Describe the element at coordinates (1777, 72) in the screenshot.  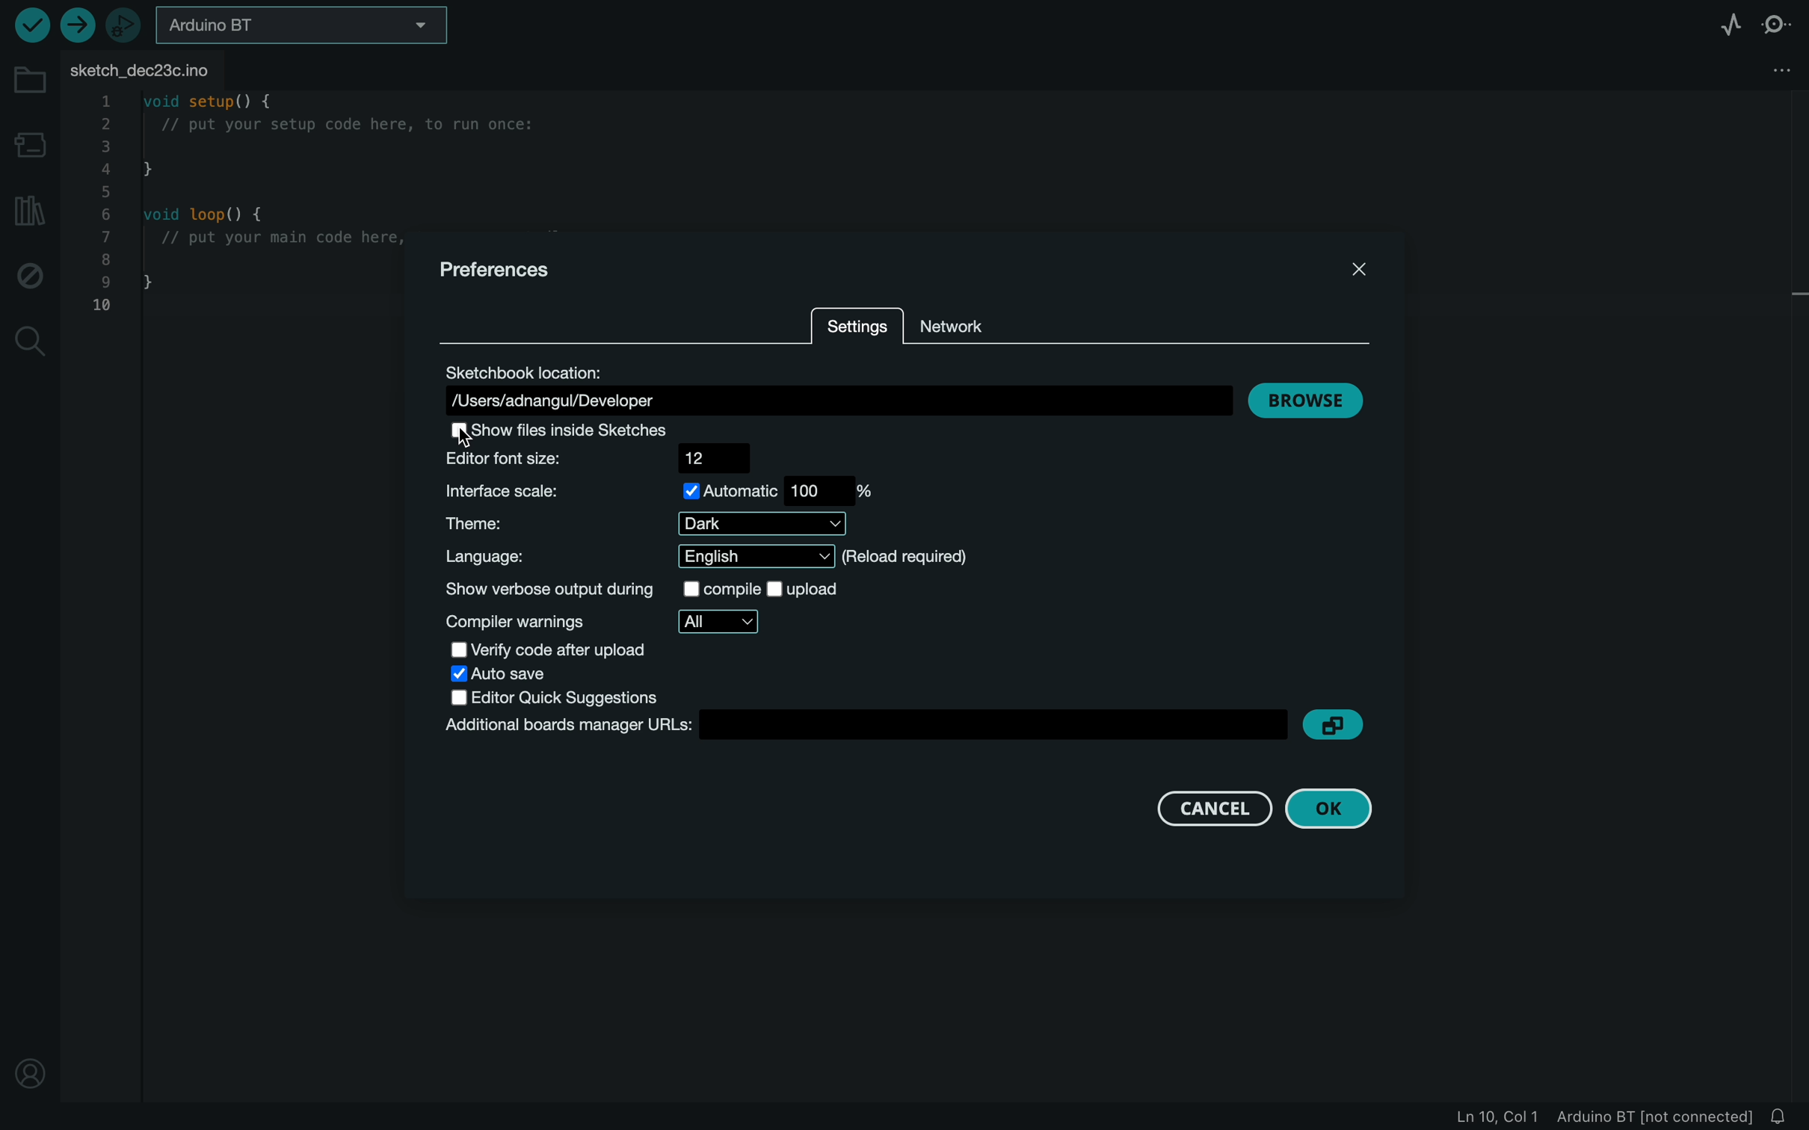
I see `tab manager` at that location.